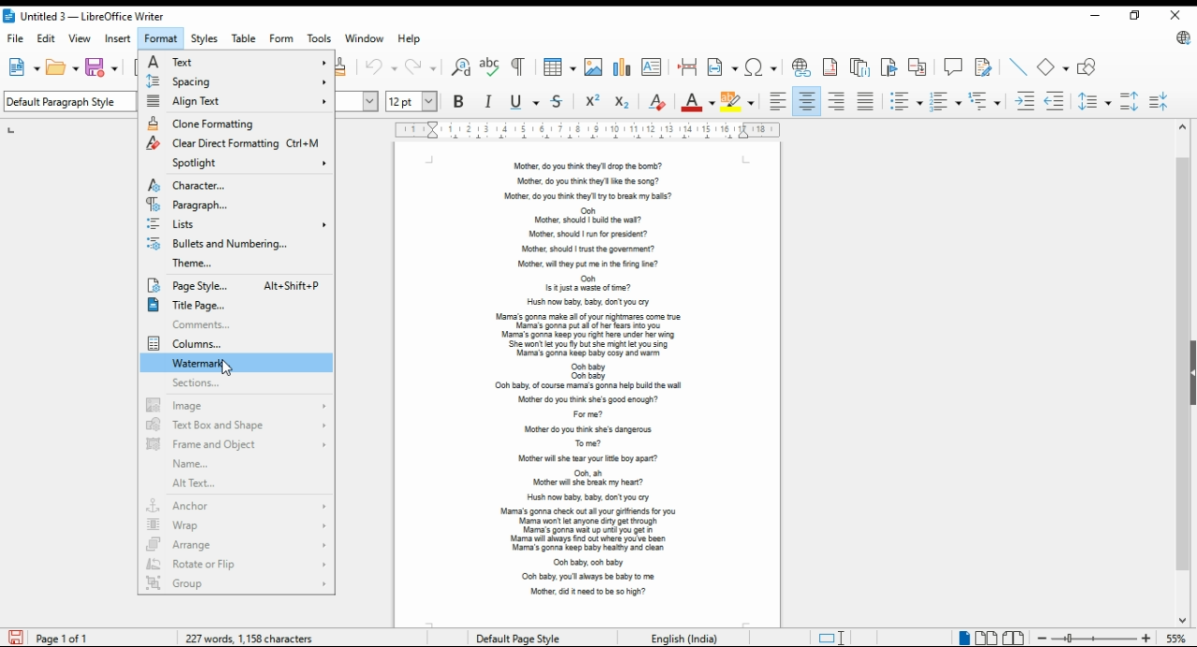 This screenshot has width=1197, height=647. Describe the element at coordinates (778, 101) in the screenshot. I see `align left` at that location.